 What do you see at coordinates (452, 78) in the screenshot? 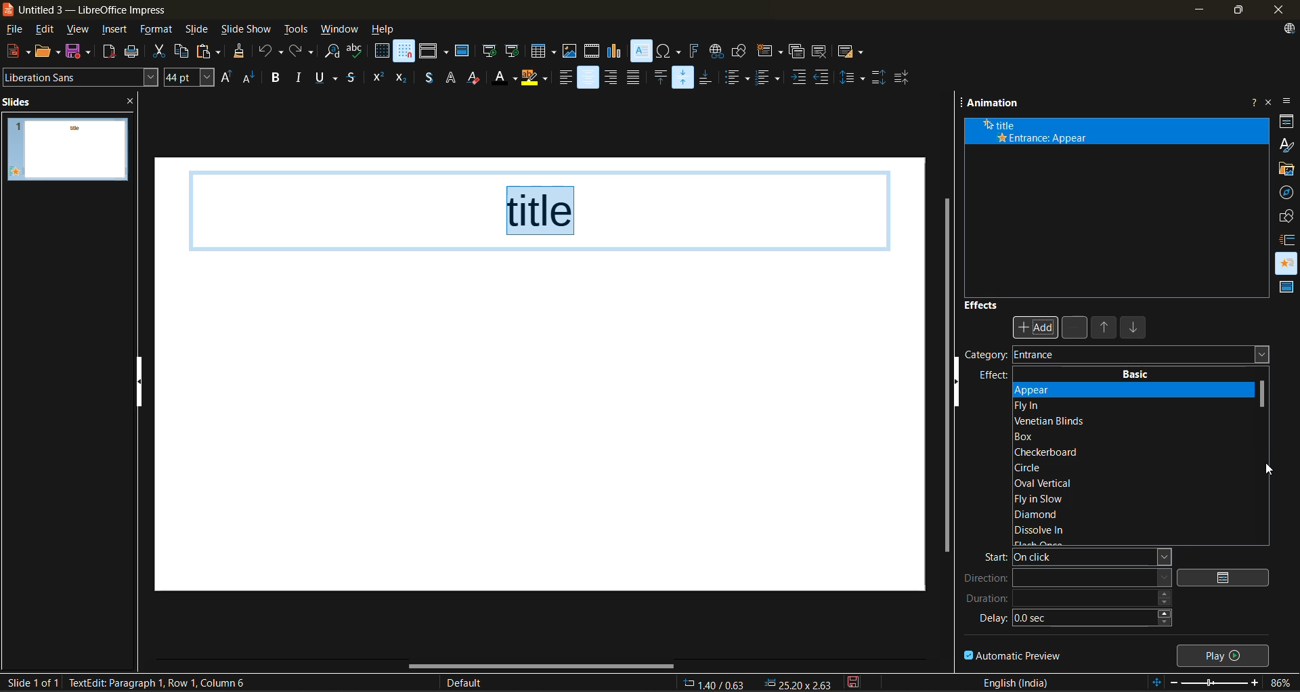
I see `apply outline` at bounding box center [452, 78].